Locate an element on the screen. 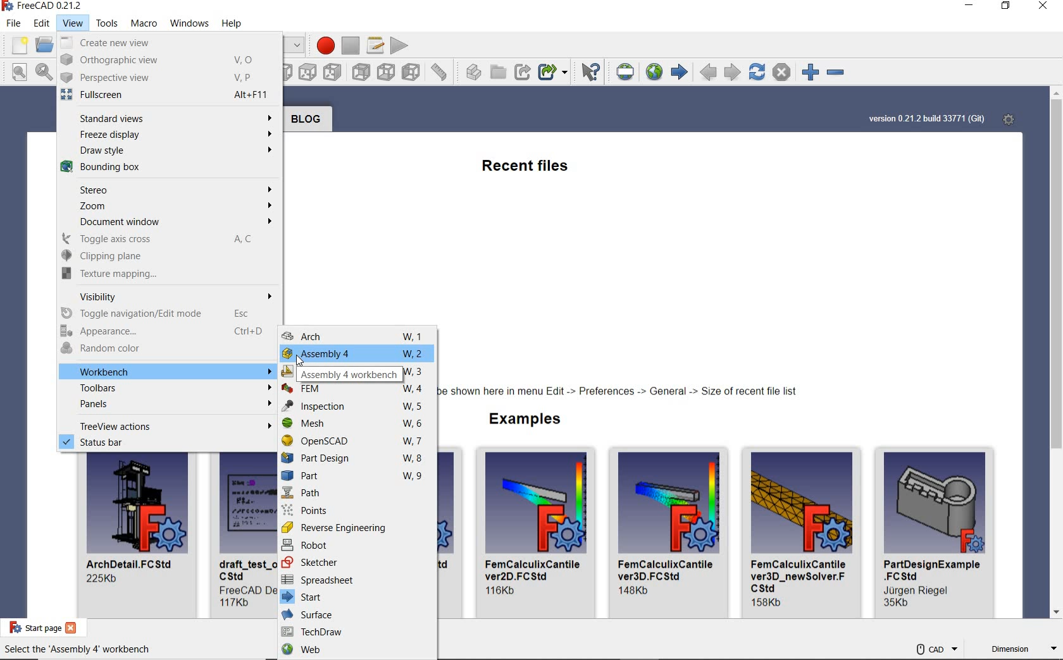  restore down is located at coordinates (1007, 6).